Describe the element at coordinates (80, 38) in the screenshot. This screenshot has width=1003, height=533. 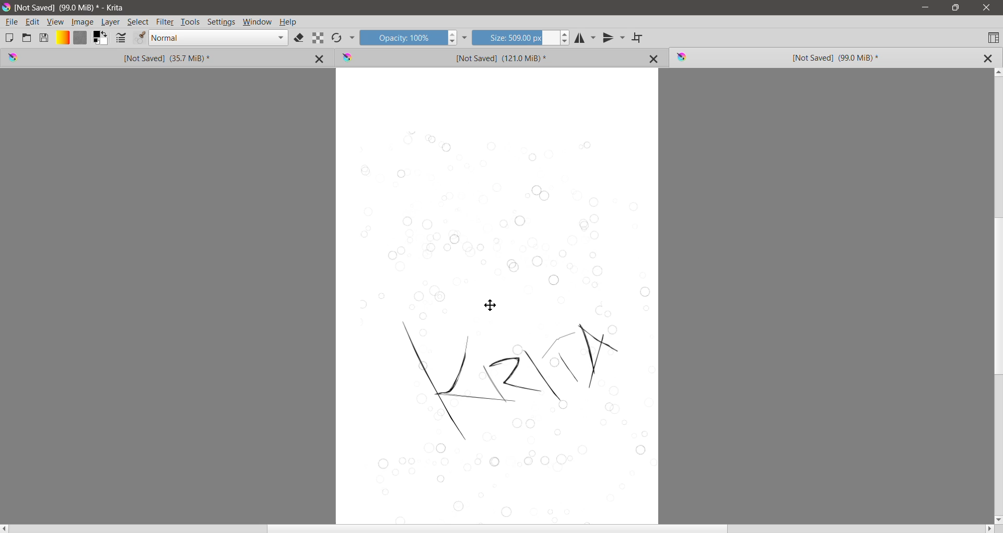
I see `Fill Patterns` at that location.